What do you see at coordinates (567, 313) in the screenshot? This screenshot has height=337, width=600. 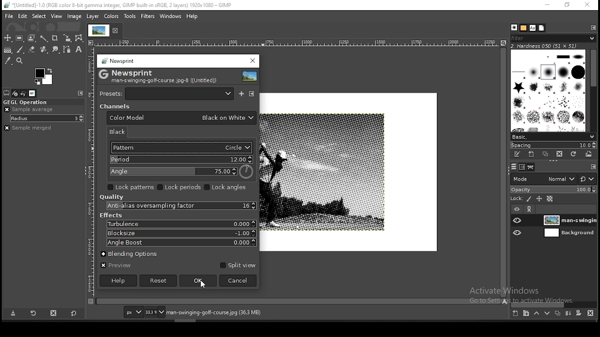 I see `merge layers` at bounding box center [567, 313].